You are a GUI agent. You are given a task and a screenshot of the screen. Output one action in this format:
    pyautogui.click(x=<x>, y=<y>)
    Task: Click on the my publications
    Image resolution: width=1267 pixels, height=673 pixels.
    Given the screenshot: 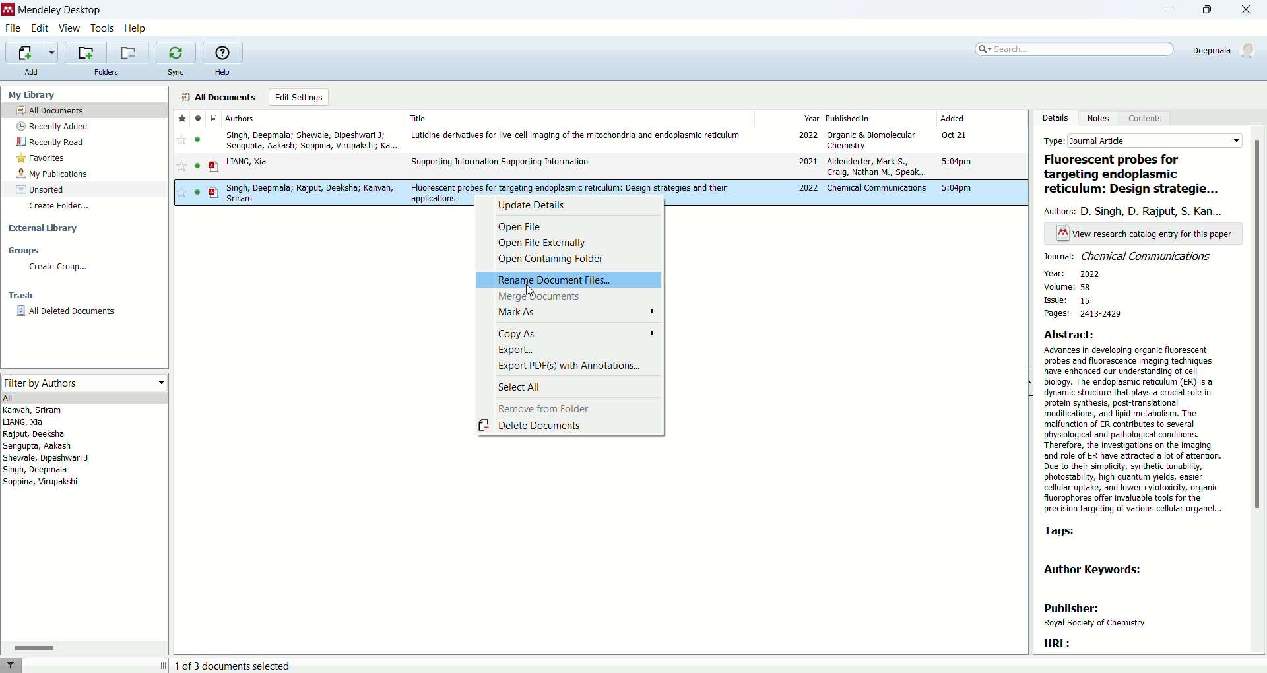 What is the action you would take?
    pyautogui.click(x=54, y=176)
    